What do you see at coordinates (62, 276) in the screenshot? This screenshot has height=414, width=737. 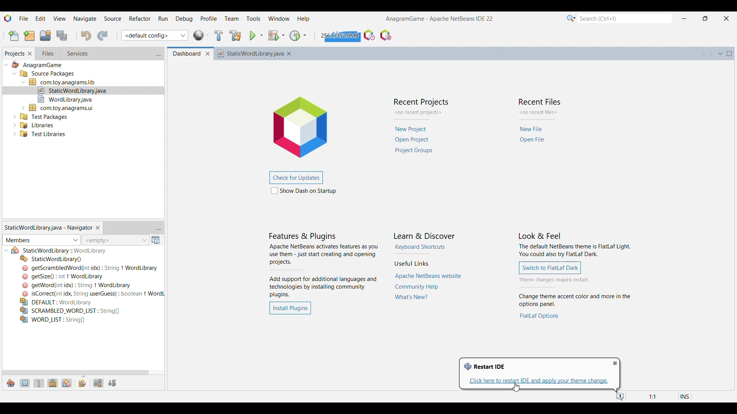 I see `` at bounding box center [62, 276].